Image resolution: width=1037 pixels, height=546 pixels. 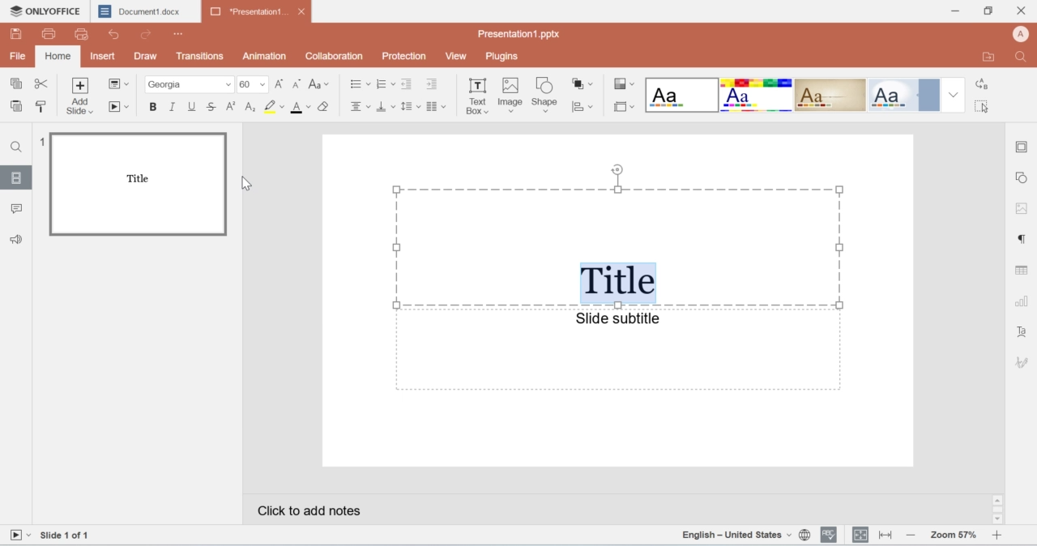 What do you see at coordinates (359, 107) in the screenshot?
I see `alignment` at bounding box center [359, 107].